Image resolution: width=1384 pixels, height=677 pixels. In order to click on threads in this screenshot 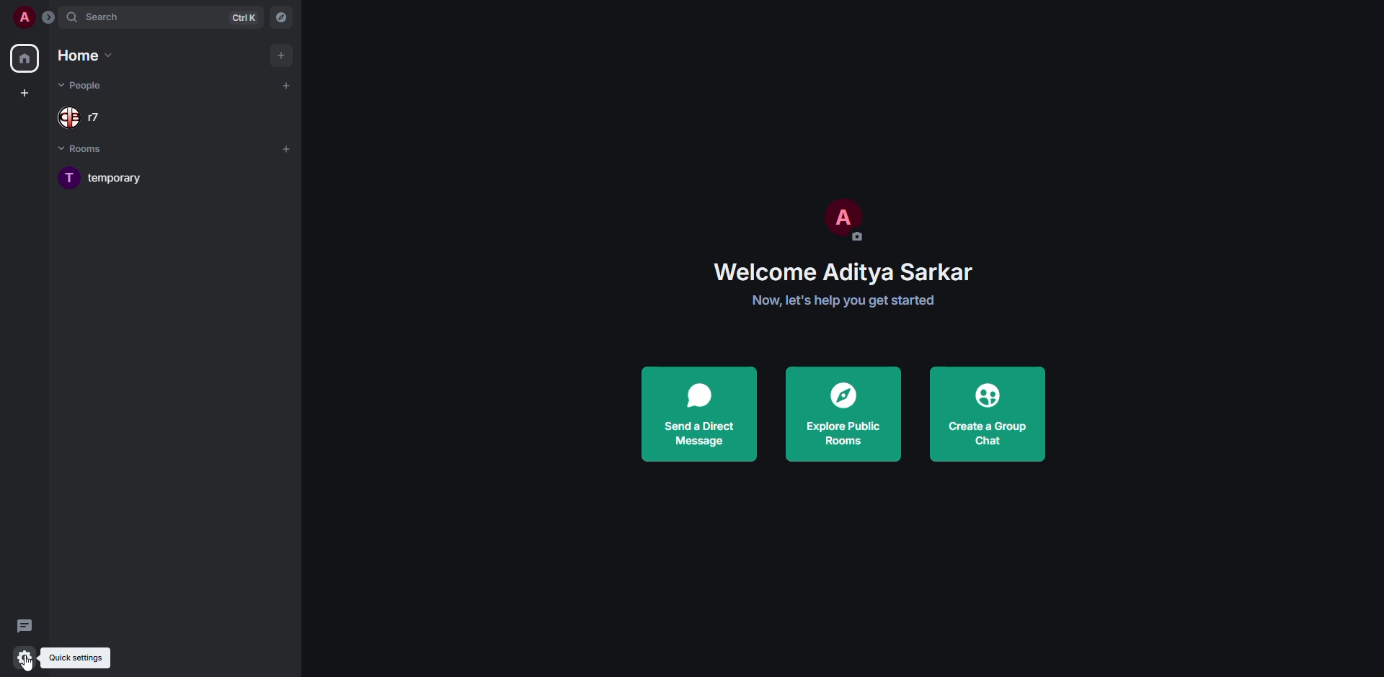, I will do `click(25, 626)`.